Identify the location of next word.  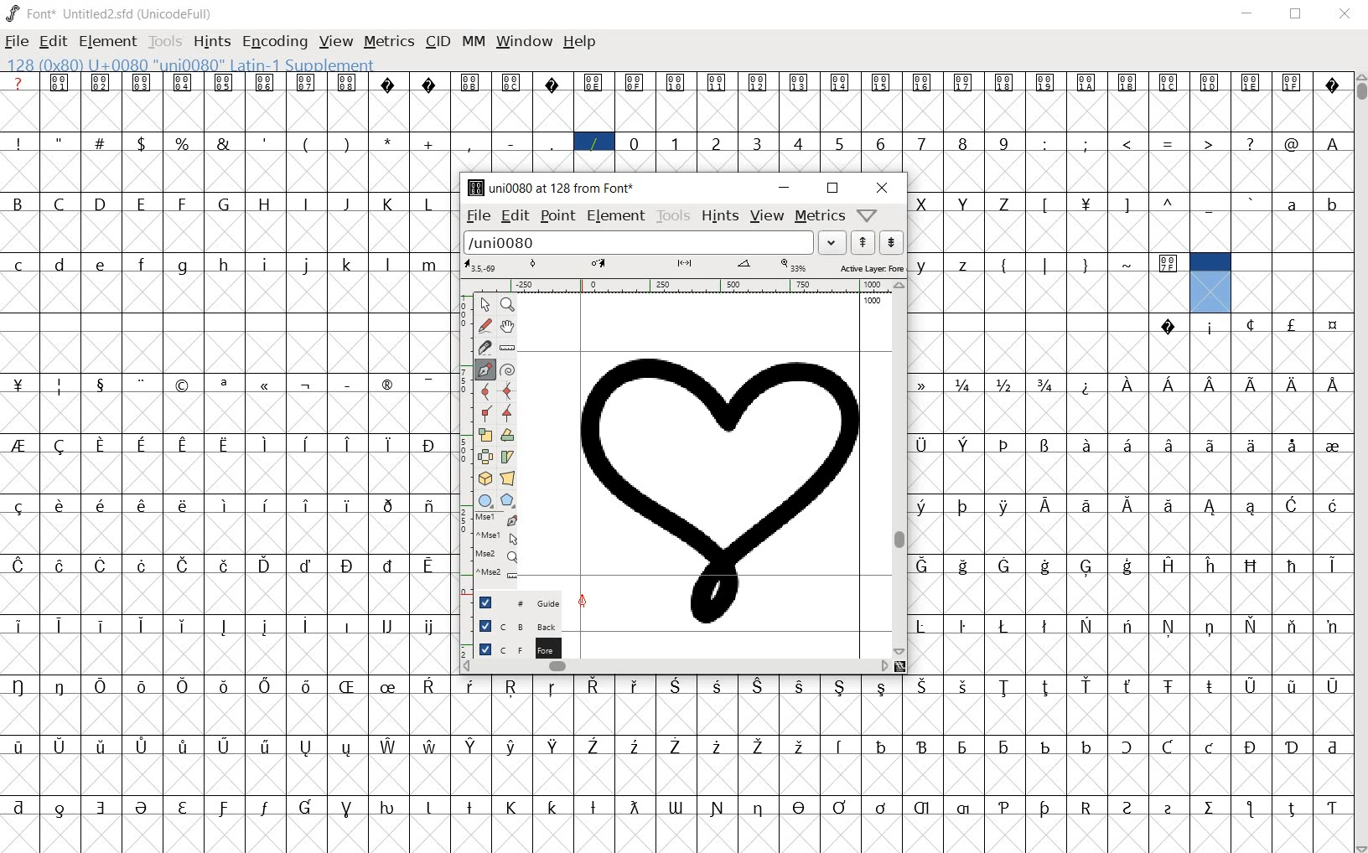
(891, 243).